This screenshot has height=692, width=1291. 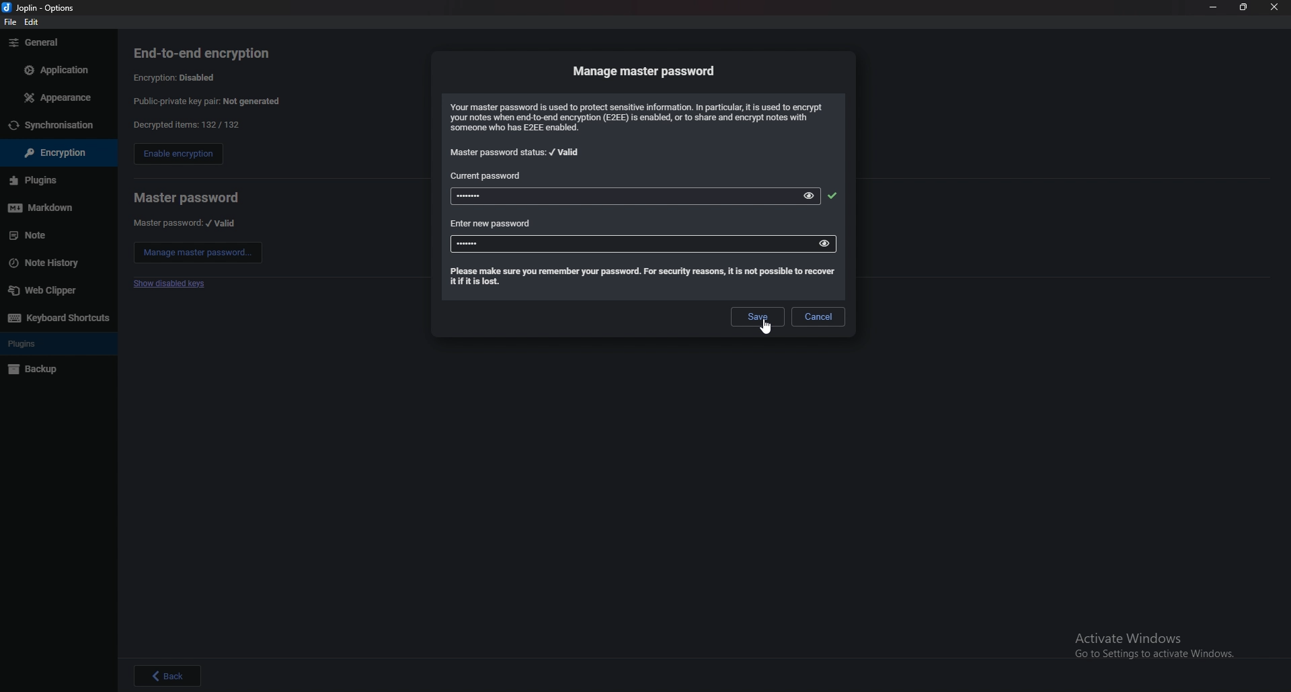 I want to click on minimize, so click(x=1213, y=7).